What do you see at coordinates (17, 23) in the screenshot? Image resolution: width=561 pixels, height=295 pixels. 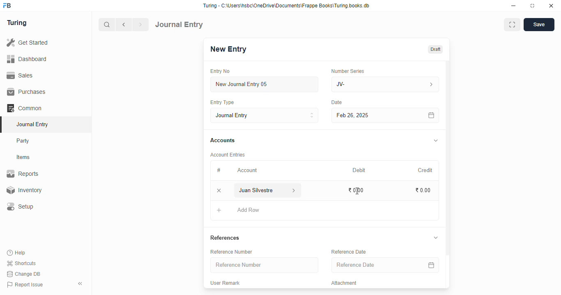 I see `turing` at bounding box center [17, 23].